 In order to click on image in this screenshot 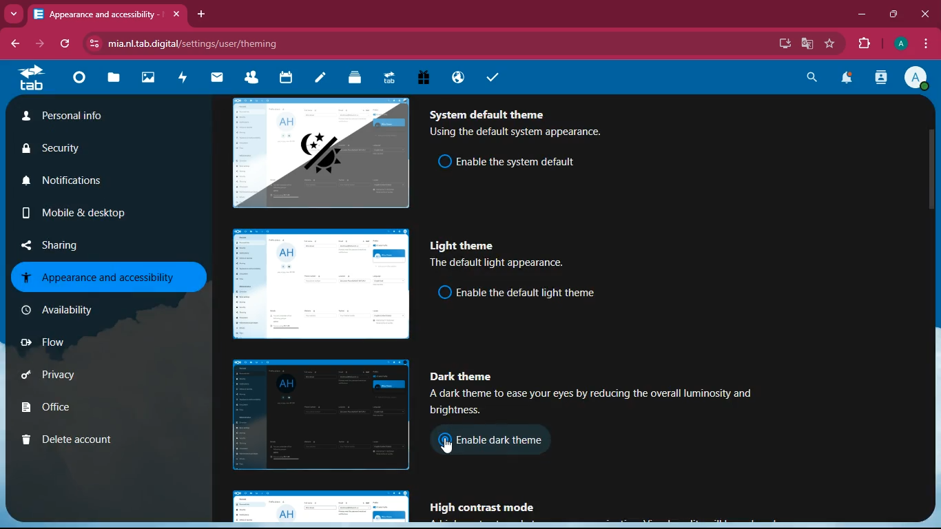, I will do `click(318, 414)`.